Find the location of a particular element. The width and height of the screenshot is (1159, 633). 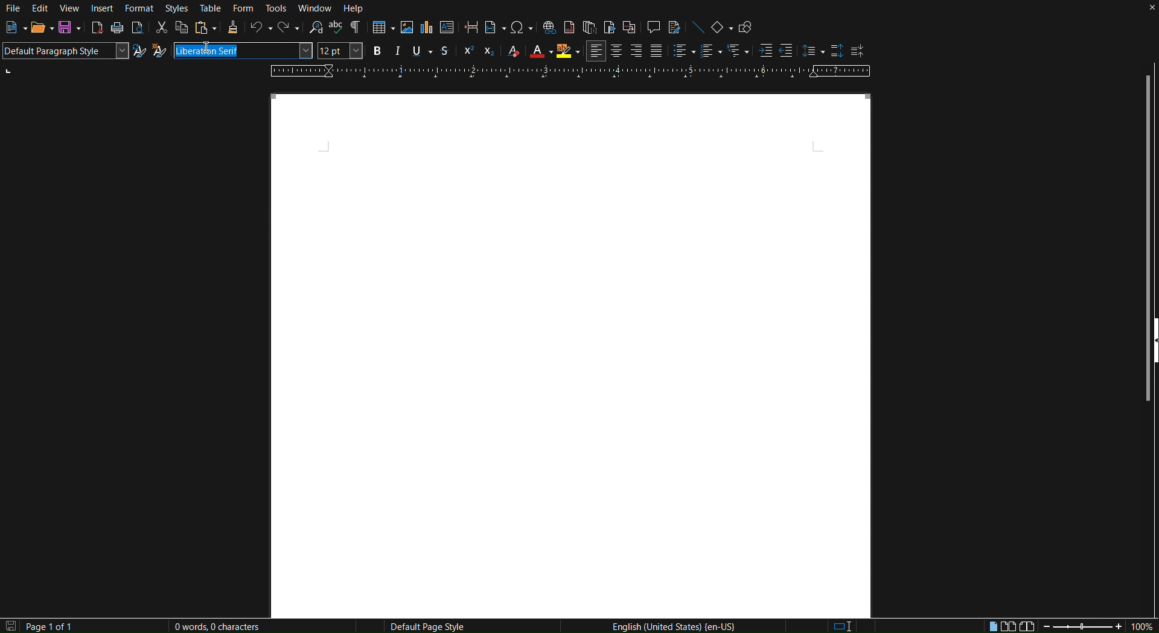

Decrease Paragraph Spacing is located at coordinates (858, 51).